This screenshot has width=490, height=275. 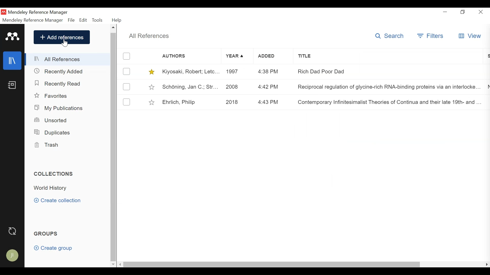 What do you see at coordinates (387, 88) in the screenshot?
I see `Reciprocal regulation of glycine rich RNA binding proteins via an interlocke` at bounding box center [387, 88].